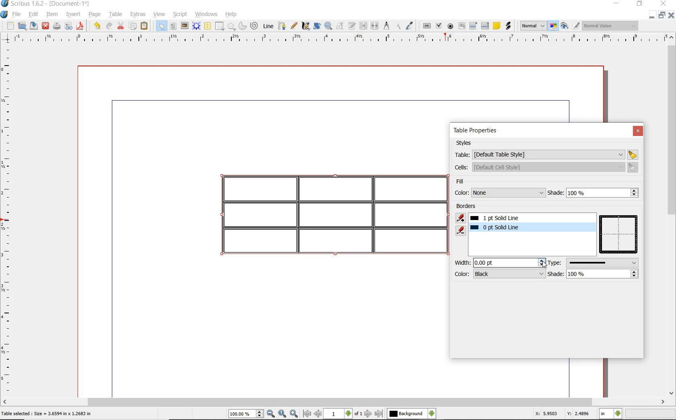 This screenshot has height=420, width=676. What do you see at coordinates (271, 414) in the screenshot?
I see `zoom out` at bounding box center [271, 414].